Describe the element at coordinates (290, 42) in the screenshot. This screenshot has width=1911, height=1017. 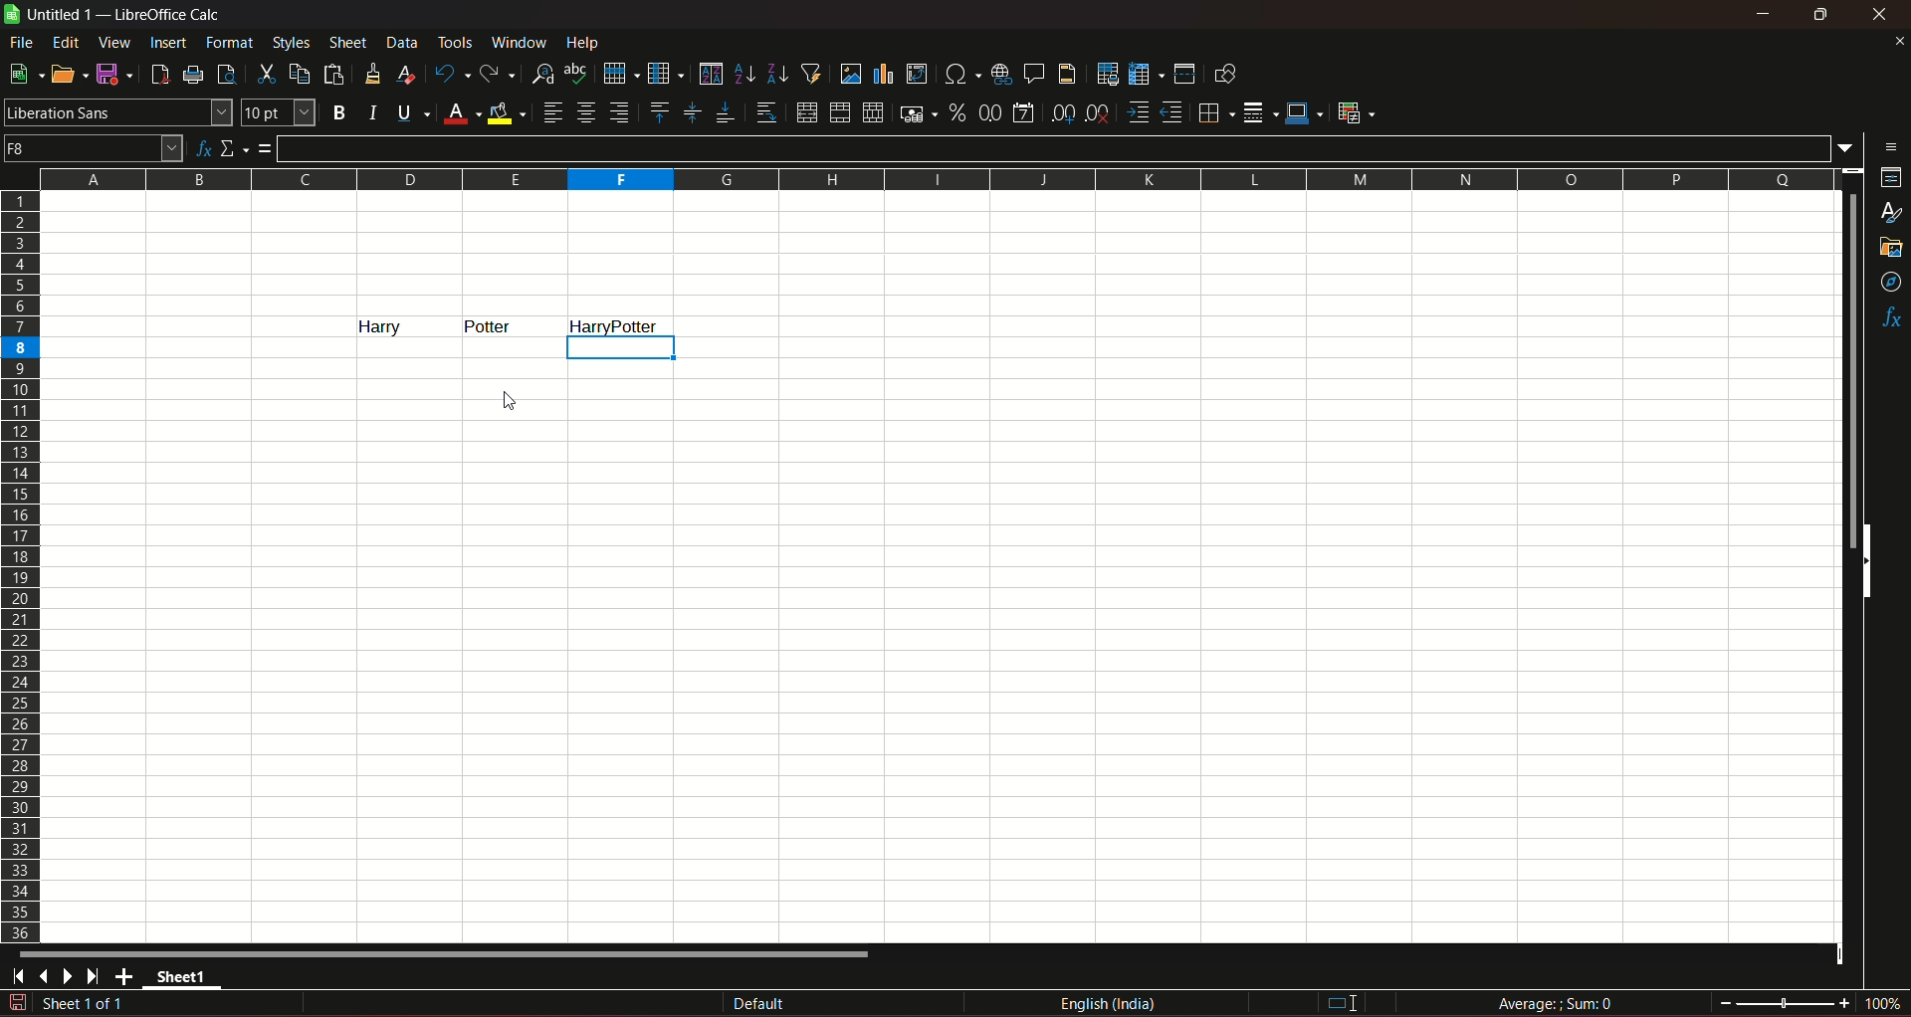
I see `styles` at that location.